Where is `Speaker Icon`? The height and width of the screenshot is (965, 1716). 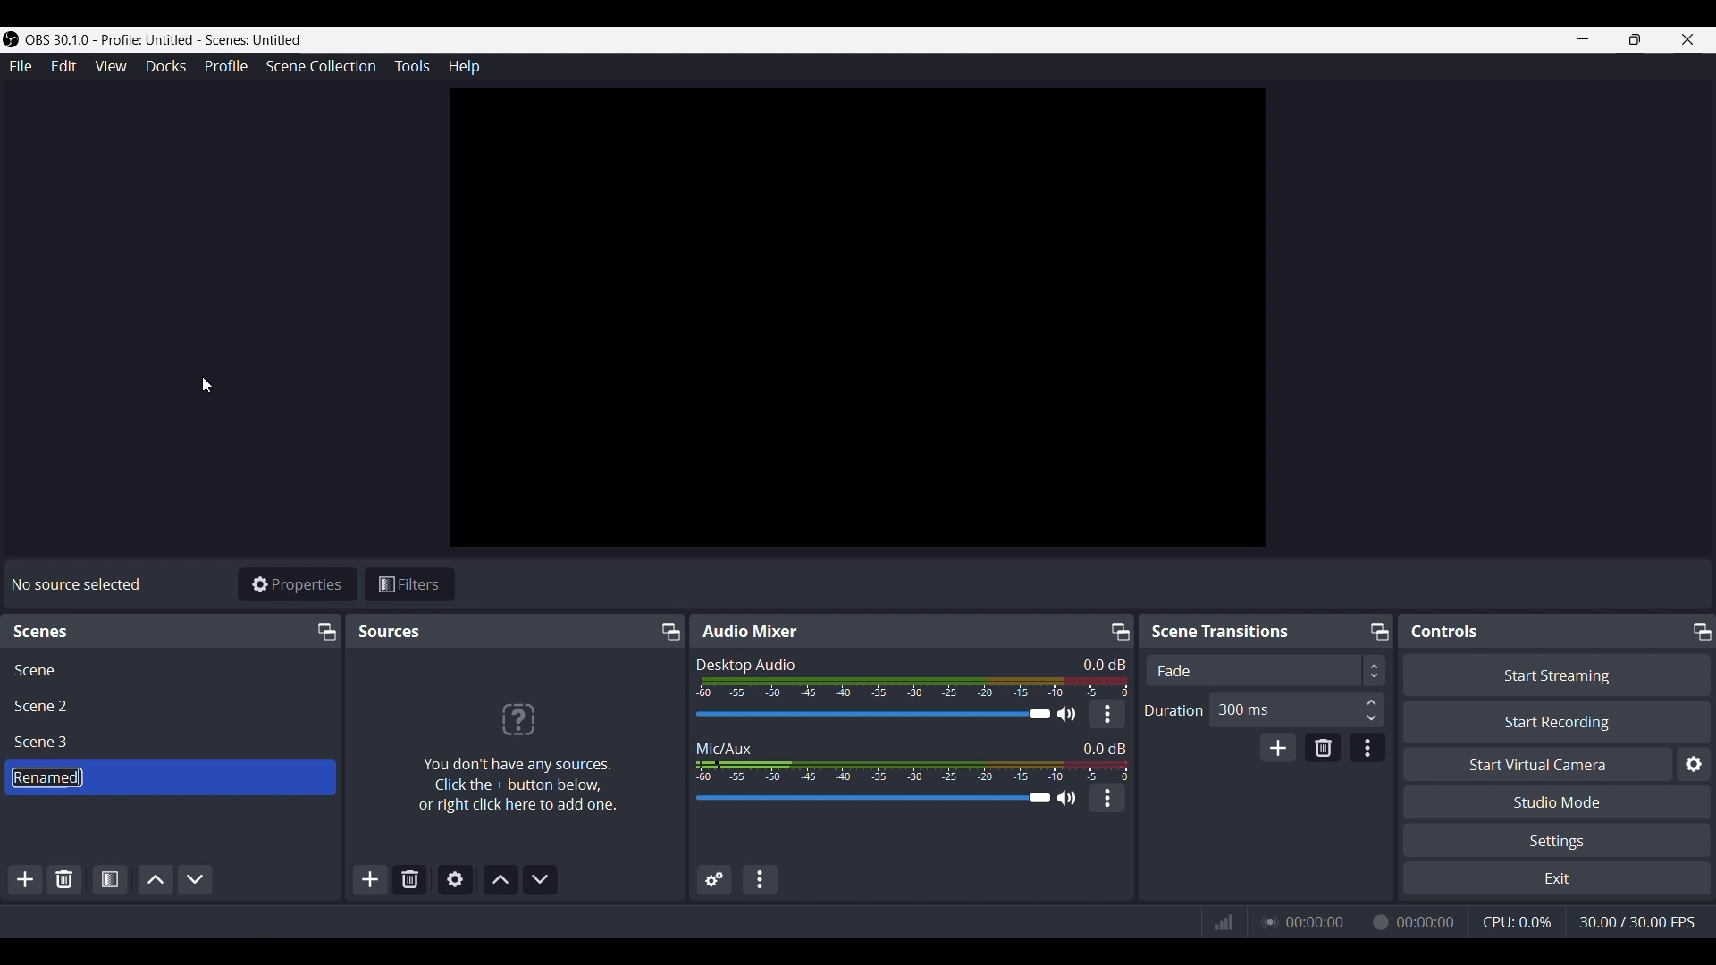
Speaker Icon is located at coordinates (1066, 797).